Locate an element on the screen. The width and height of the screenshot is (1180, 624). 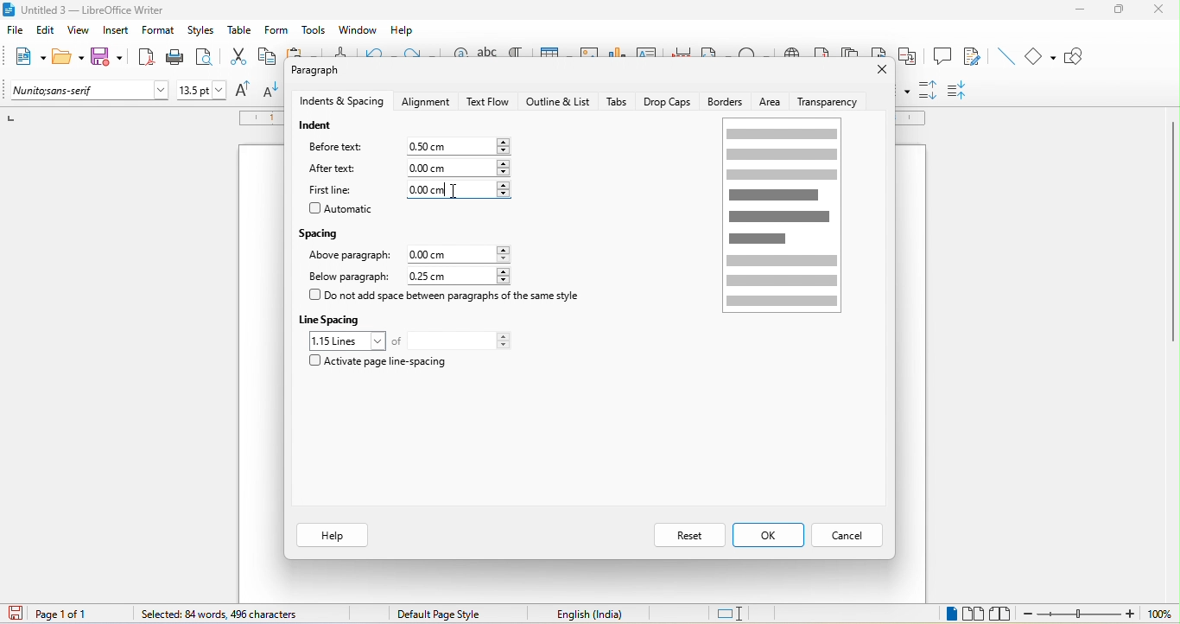
font name is located at coordinates (91, 91).